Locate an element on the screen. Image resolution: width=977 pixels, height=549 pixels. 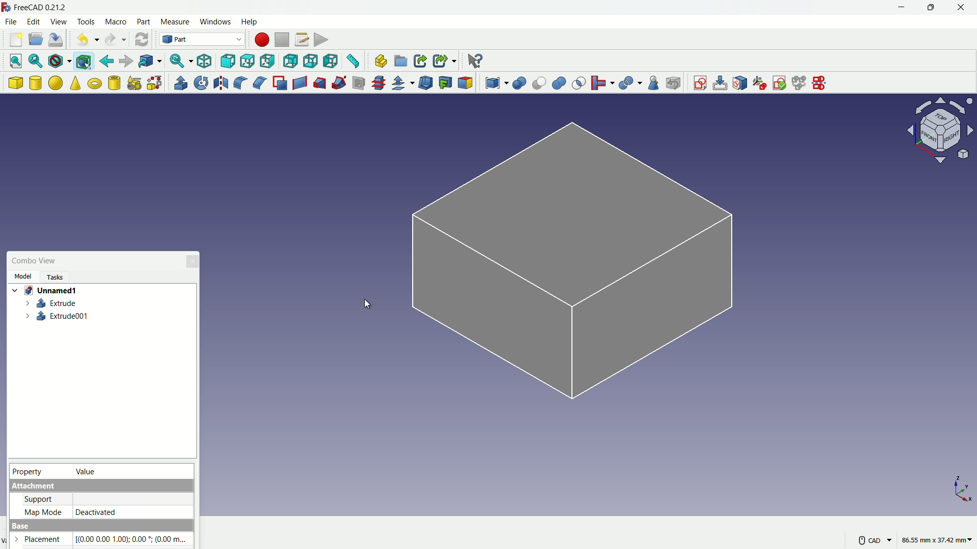
shape builder is located at coordinates (155, 83).